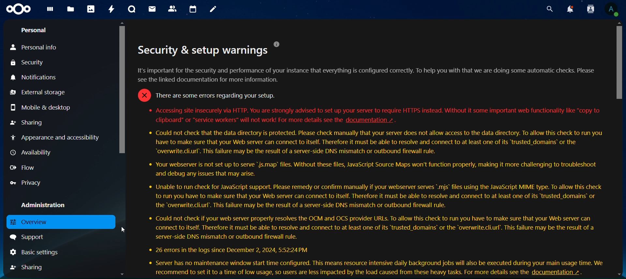 The height and width of the screenshot is (279, 626). I want to click on sharing, so click(29, 267).